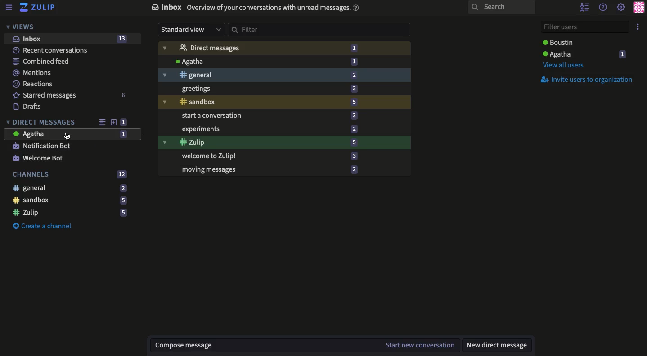 The image size is (647, 356). Describe the element at coordinates (285, 142) in the screenshot. I see `Zulip` at that location.